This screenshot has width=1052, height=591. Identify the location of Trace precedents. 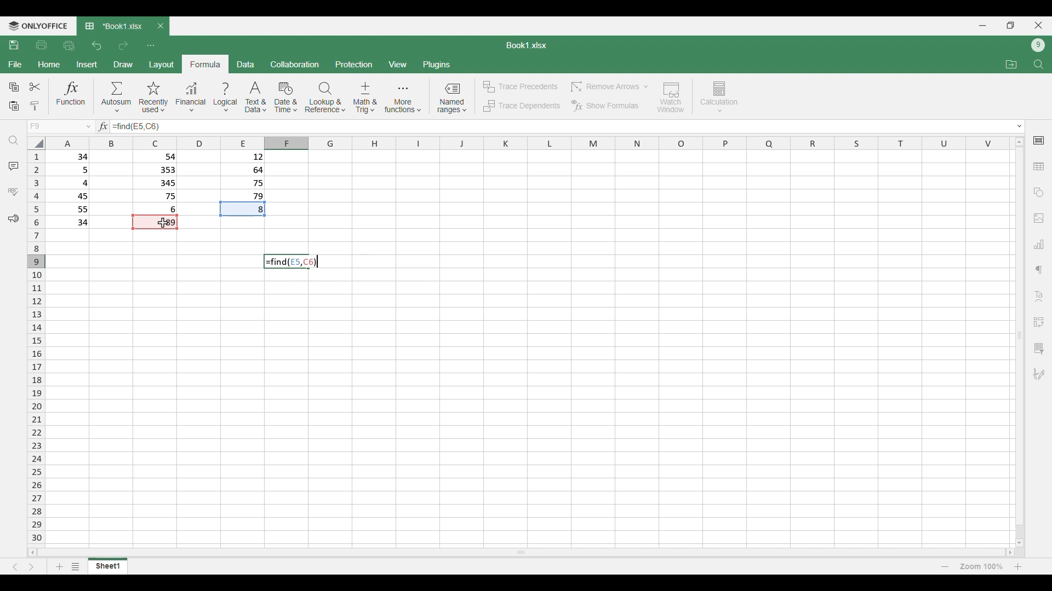
(519, 87).